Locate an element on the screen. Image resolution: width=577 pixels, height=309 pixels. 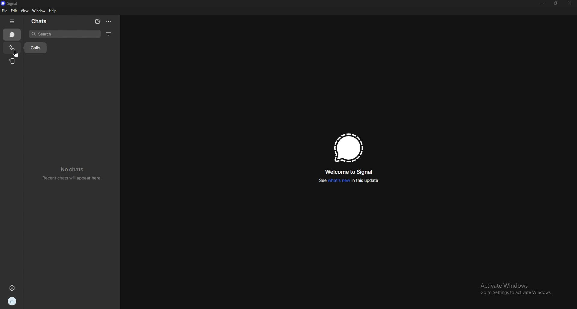
edit is located at coordinates (14, 11).